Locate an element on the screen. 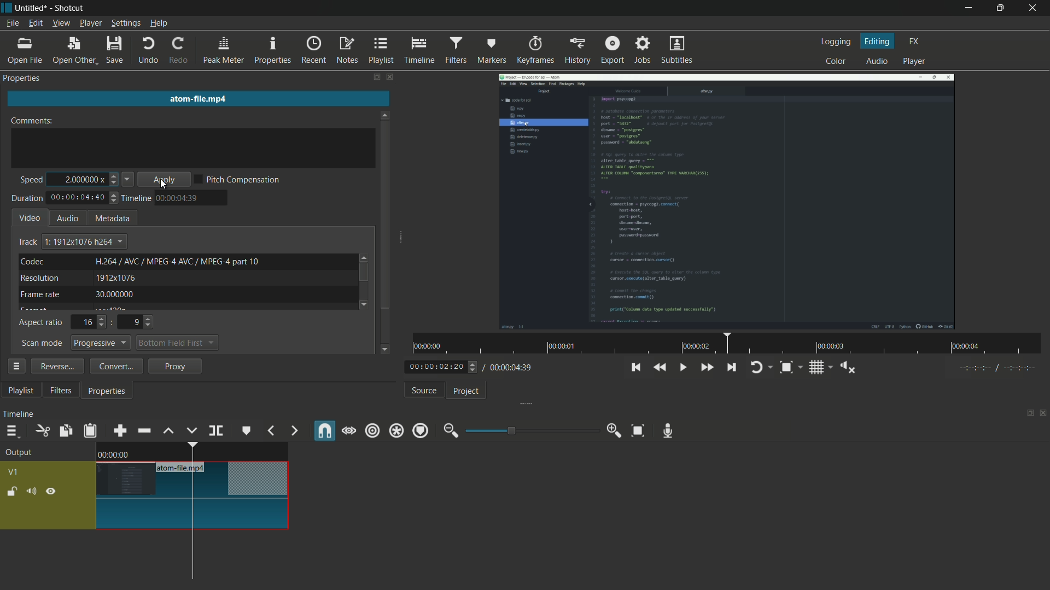  properties is located at coordinates (109, 391).